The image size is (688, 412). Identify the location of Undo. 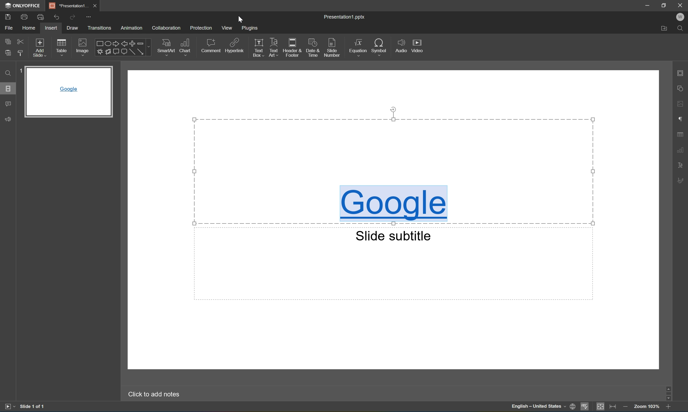
(56, 18).